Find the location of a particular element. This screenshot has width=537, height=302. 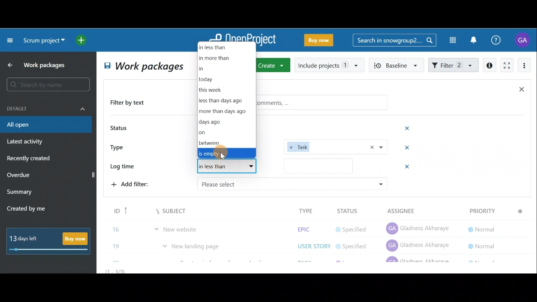

Default is located at coordinates (46, 108).